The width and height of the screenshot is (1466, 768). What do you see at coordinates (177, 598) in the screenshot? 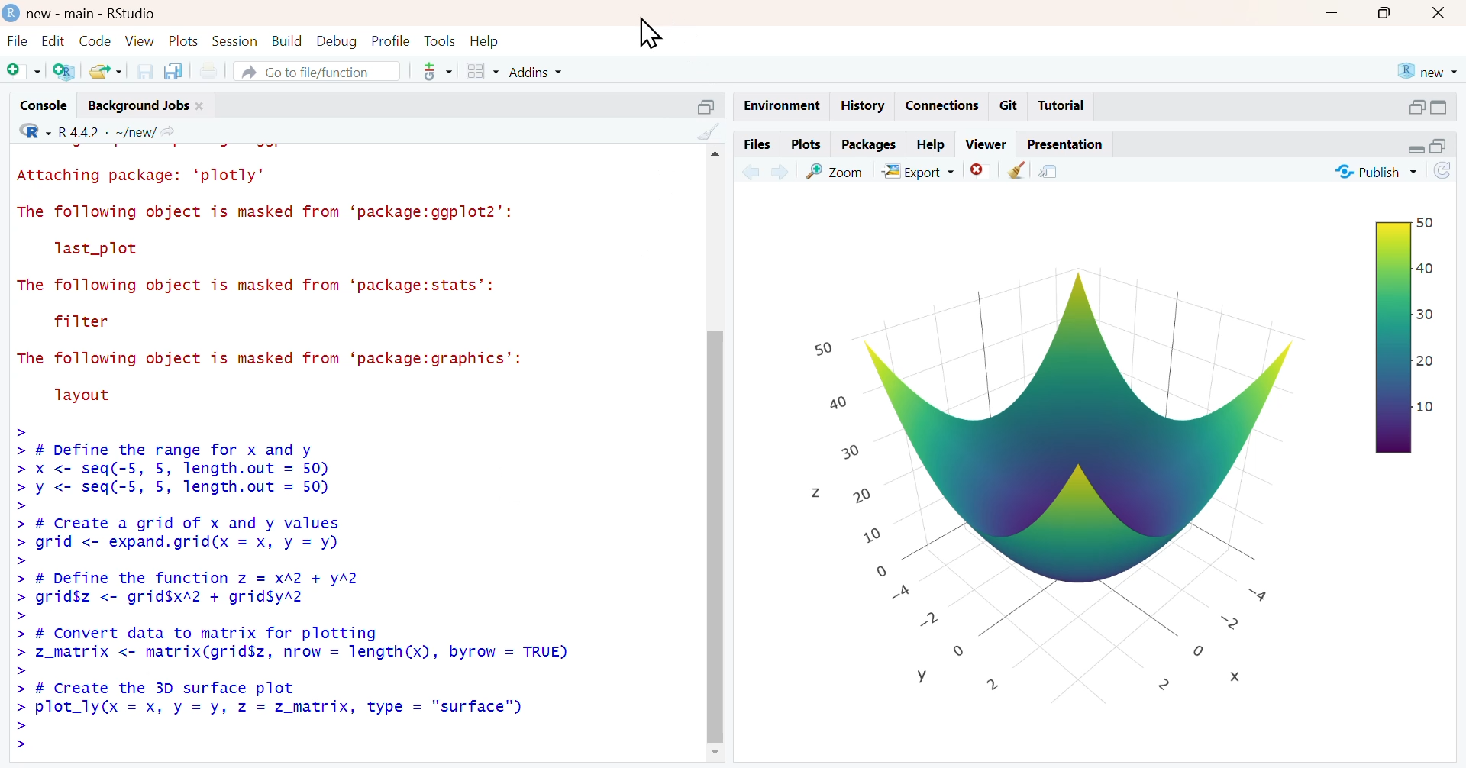
I see `> grid$z <- grid$xA2 + grid$yA2` at bounding box center [177, 598].